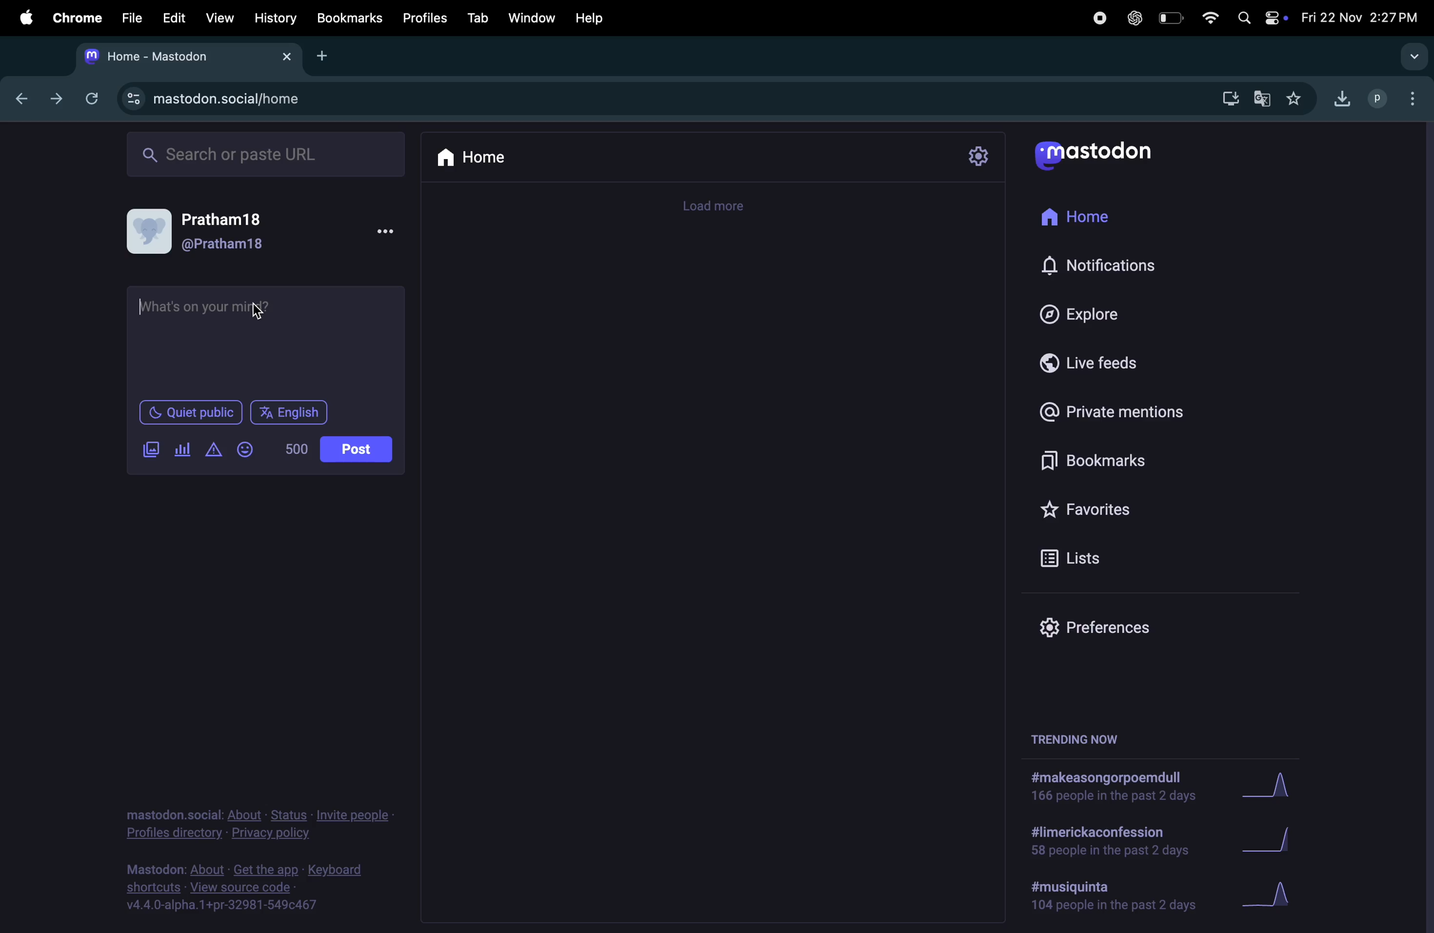 This screenshot has width=1434, height=933. I want to click on add, so click(329, 56).